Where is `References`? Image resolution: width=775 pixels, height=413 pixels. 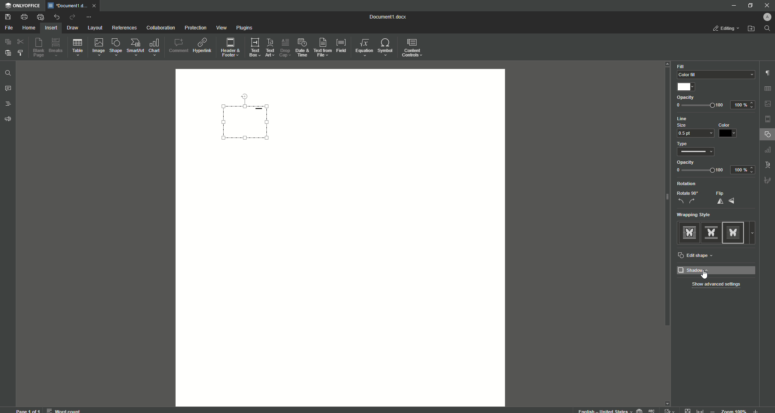 References is located at coordinates (125, 27).